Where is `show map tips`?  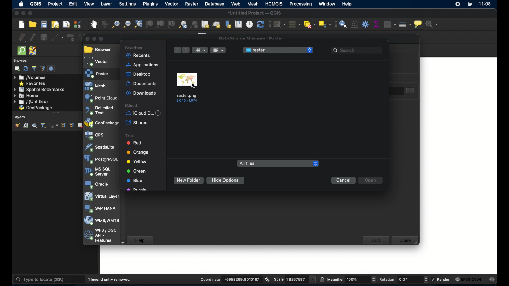 show map tips is located at coordinates (419, 25).